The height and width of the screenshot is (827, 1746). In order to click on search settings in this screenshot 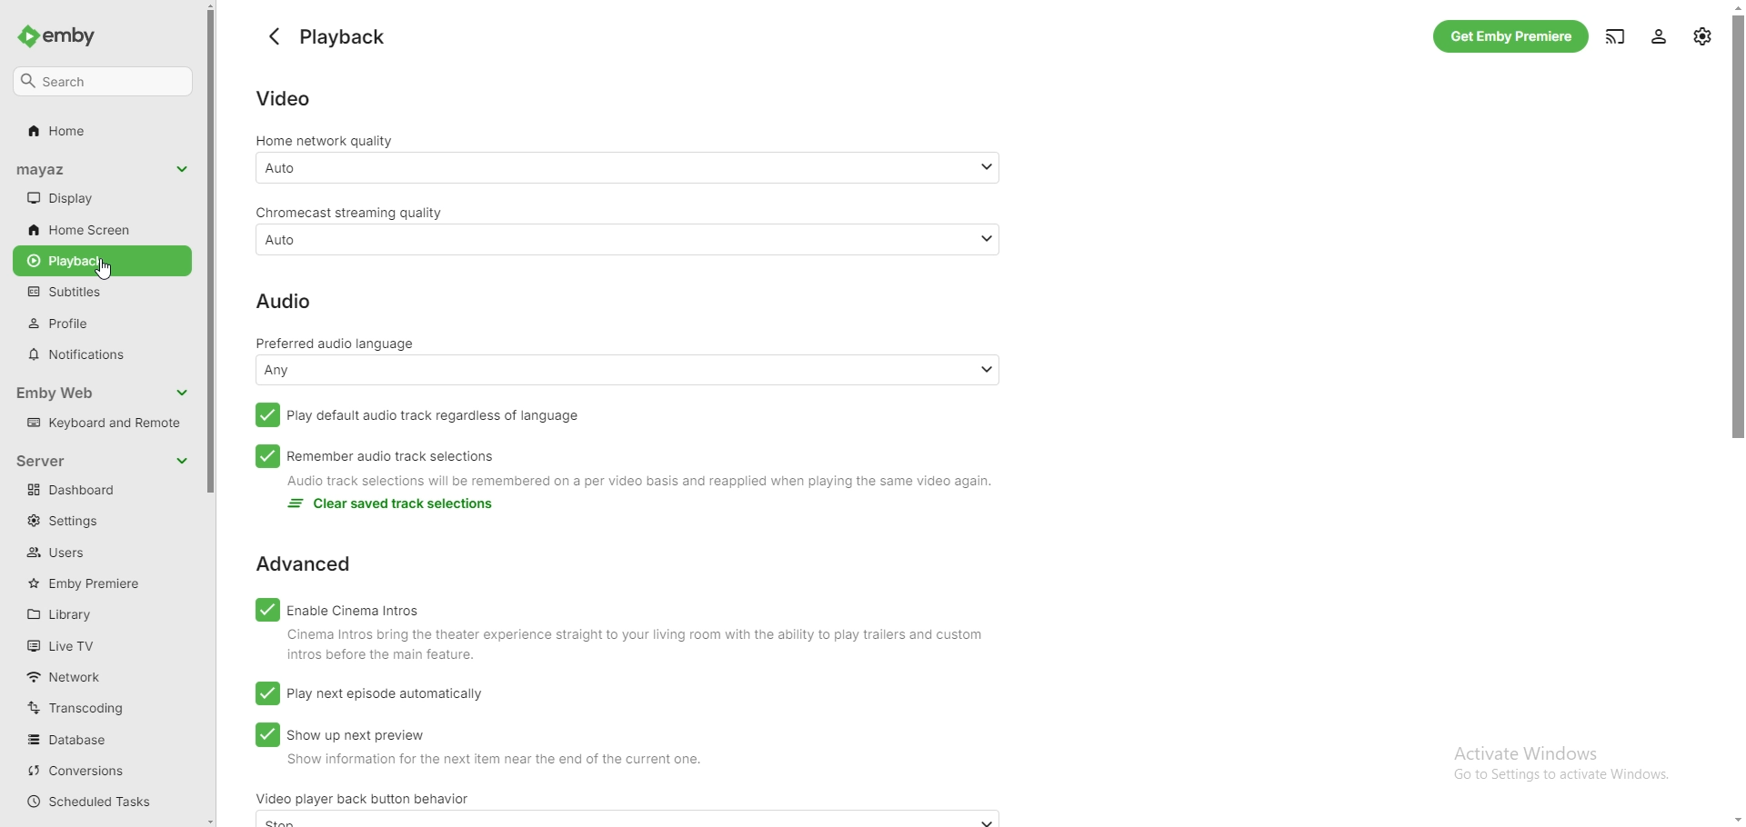, I will do `click(104, 82)`.